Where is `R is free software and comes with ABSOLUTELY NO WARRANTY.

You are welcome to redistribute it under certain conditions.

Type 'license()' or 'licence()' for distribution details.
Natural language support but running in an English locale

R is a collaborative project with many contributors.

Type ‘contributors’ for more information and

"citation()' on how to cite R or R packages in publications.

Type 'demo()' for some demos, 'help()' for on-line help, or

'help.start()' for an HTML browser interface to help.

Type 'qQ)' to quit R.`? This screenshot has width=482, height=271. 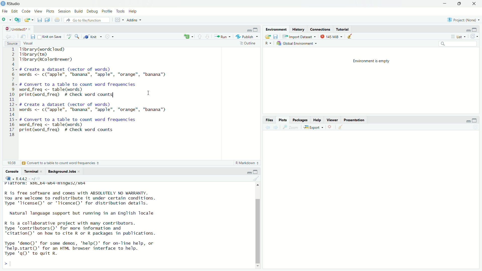
R is free software and comes with ABSOLUTELY NO WARRANTY.

You are welcome to redistribute it under certain conditions.

Type 'license()' or 'licence()' for distribution details.
Natural language support but running in an English locale

R is a collaborative project with many contributors.

Type ‘contributors’ for more information and

"citation()' on how to cite R or R packages in publications.

Type 'demo()' for some demos, 'help()' for on-line help, or

'help.start()' for an HTML browser interface to help.

Type 'qQ)' to quit R. is located at coordinates (81, 220).